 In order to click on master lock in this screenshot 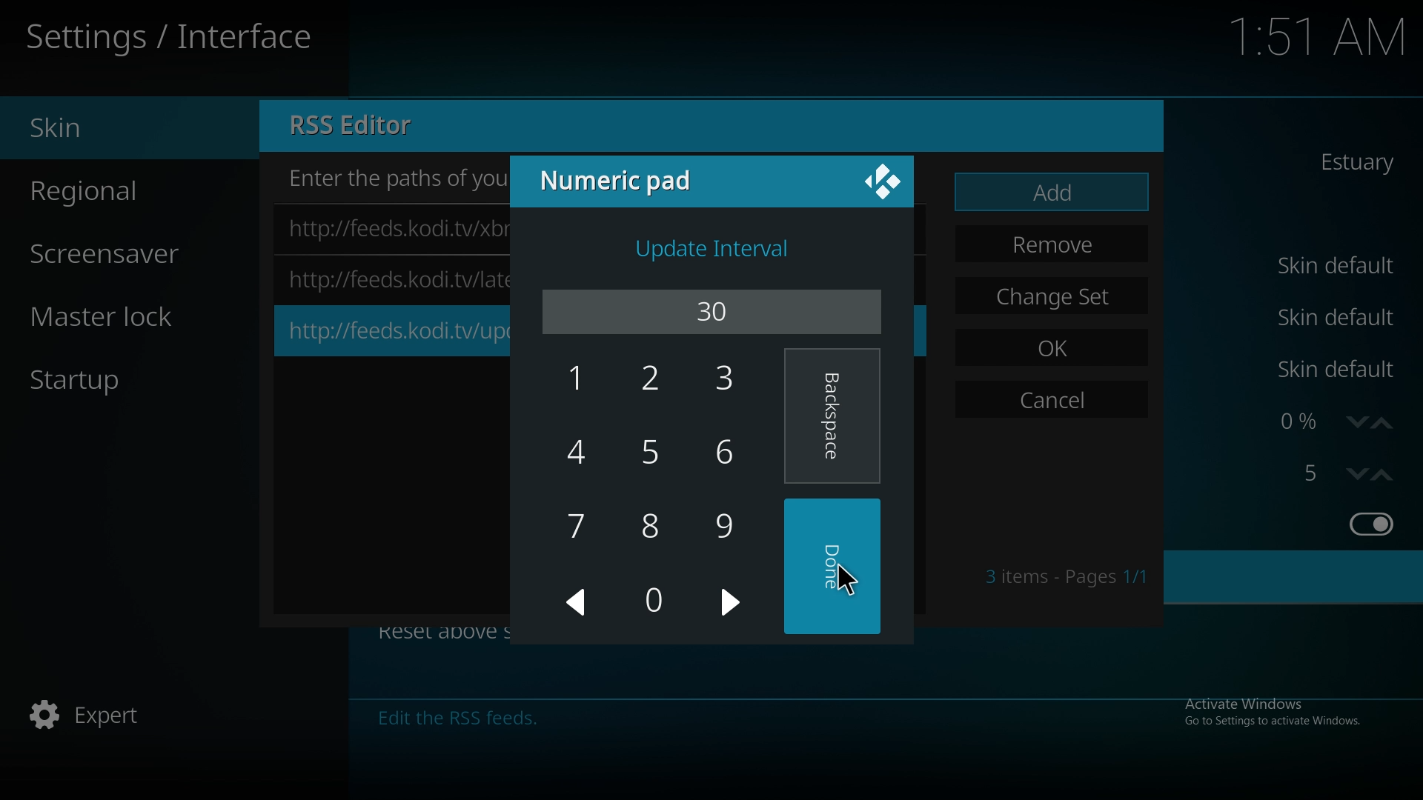, I will do `click(126, 316)`.